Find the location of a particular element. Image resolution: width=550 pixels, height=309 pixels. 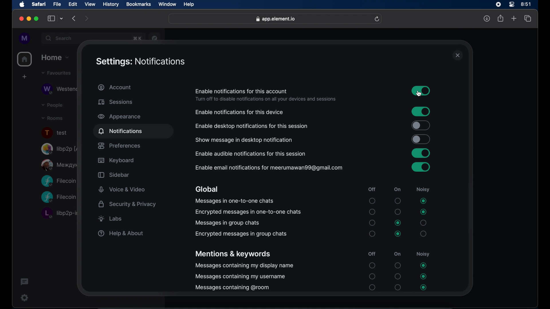

home drop down is located at coordinates (55, 57).